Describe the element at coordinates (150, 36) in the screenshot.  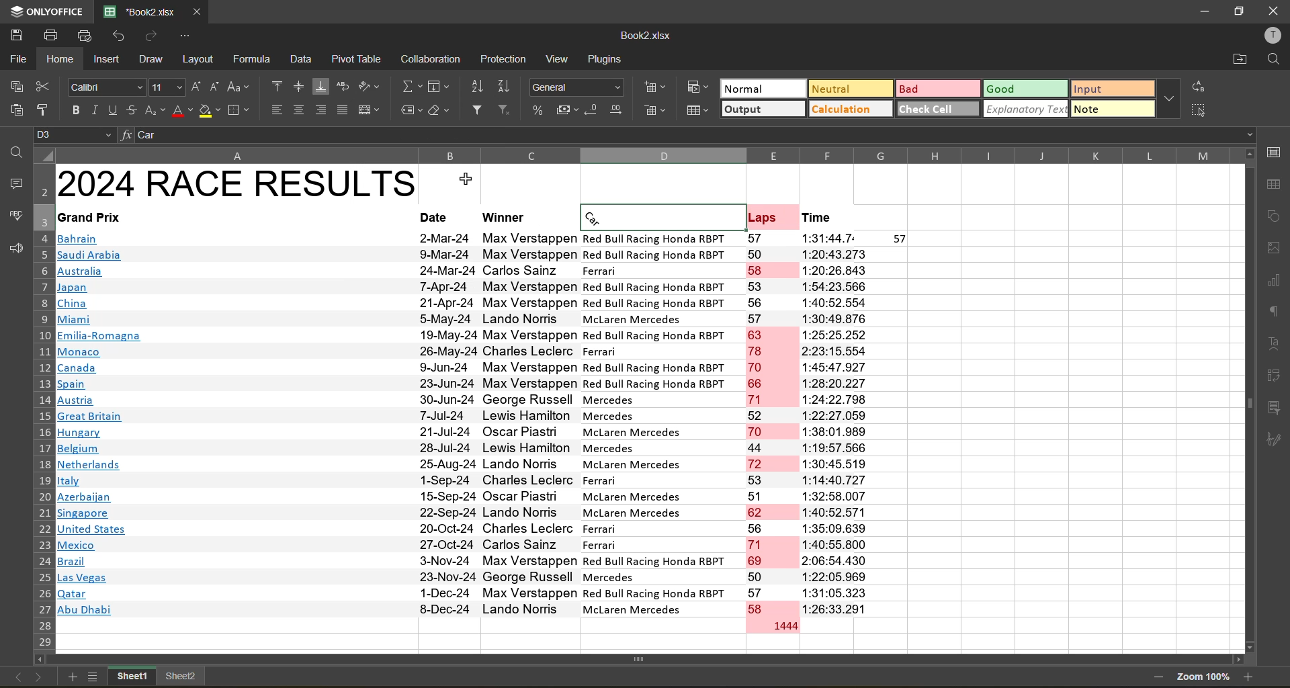
I see `redo` at that location.